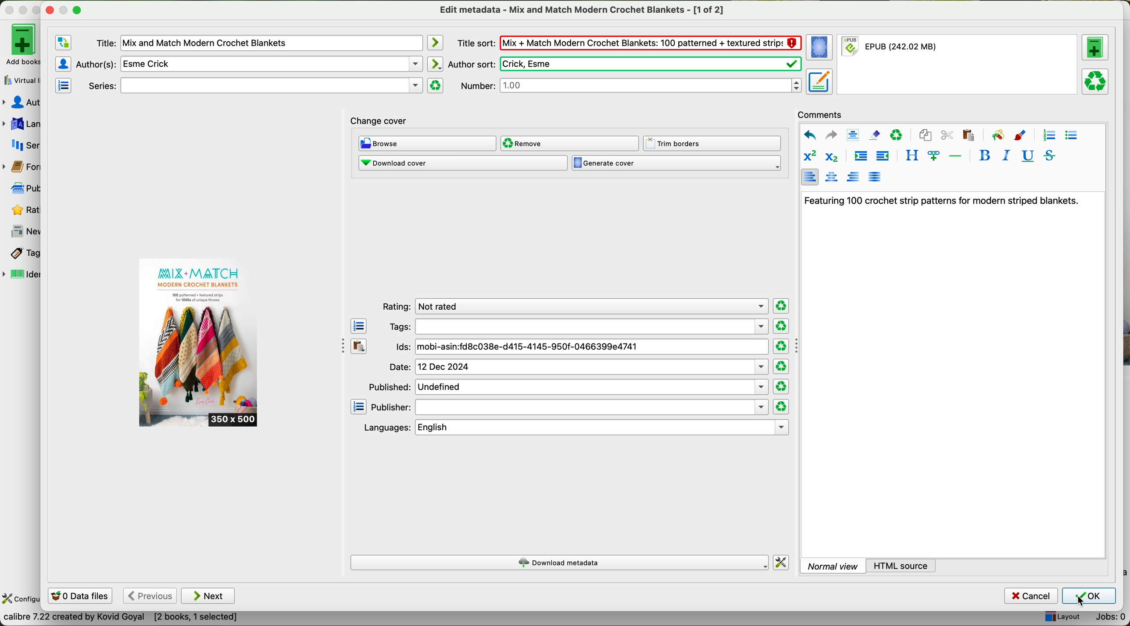  What do you see at coordinates (833, 566) in the screenshot?
I see `normal view` at bounding box center [833, 566].